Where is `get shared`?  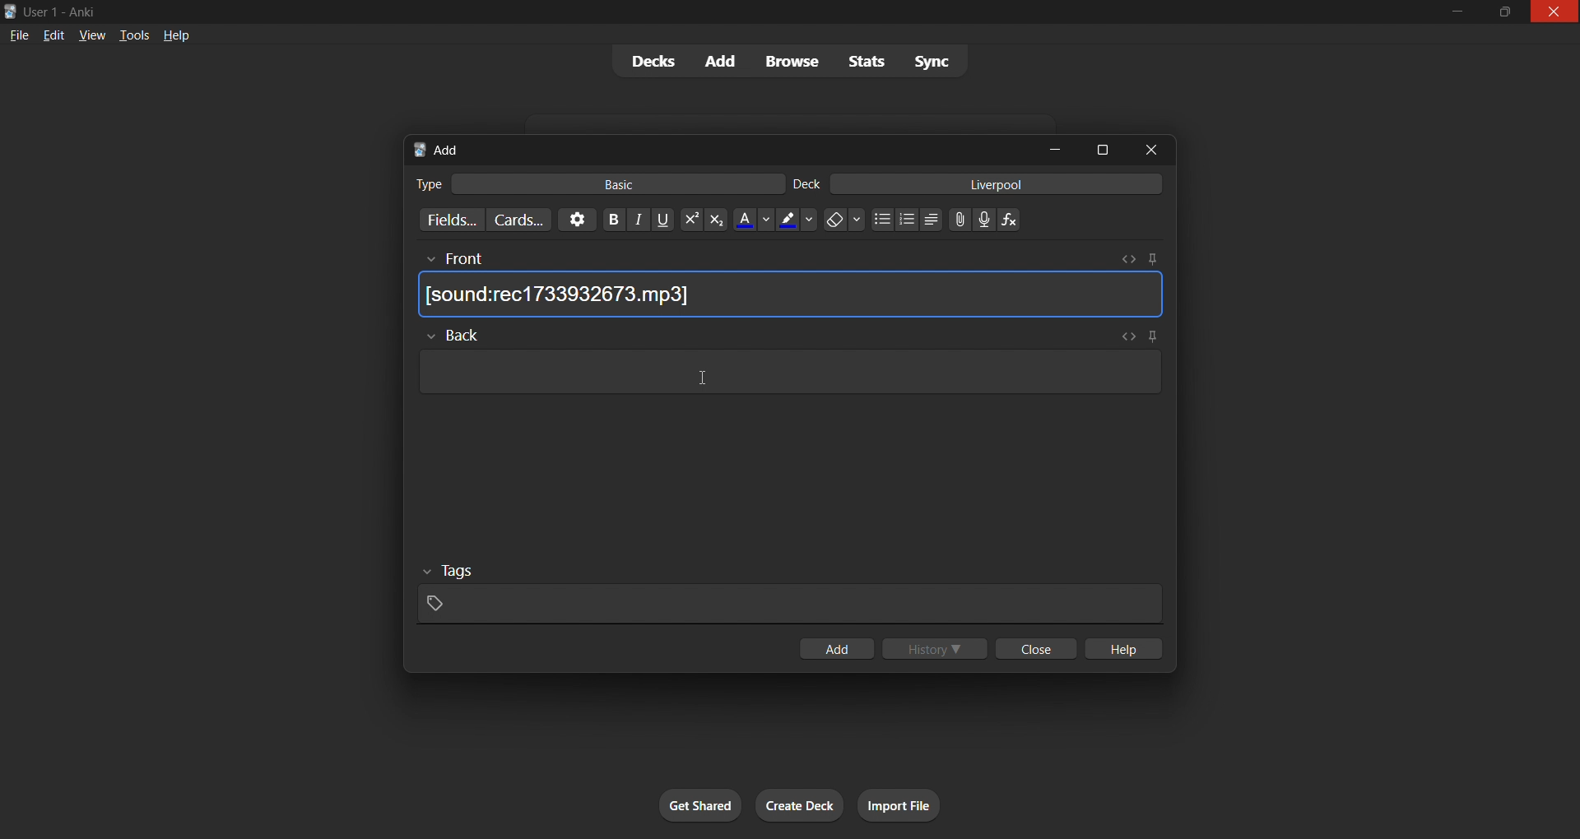 get shared is located at coordinates (683, 800).